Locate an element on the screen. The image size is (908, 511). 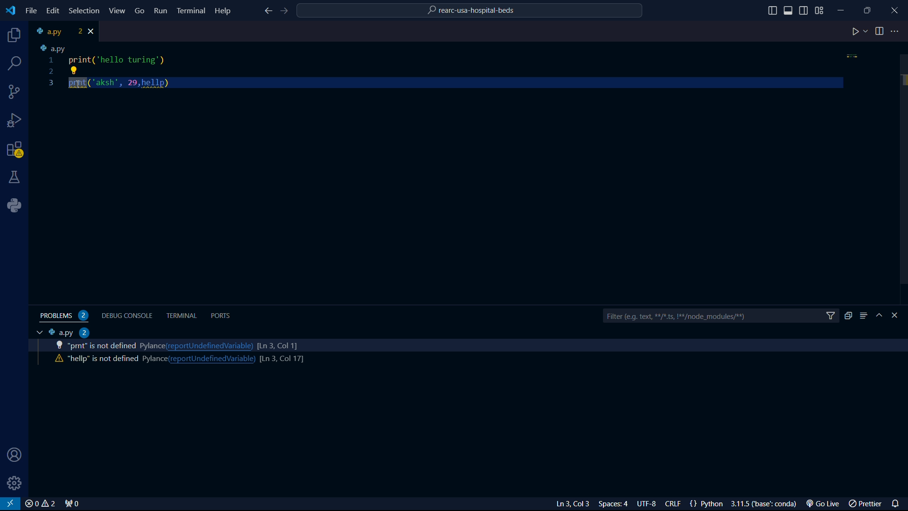
toggle sidebar is located at coordinates (789, 10).